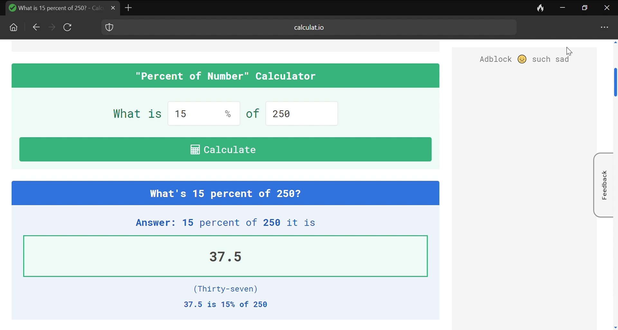 Image resolution: width=618 pixels, height=330 pixels. I want to click on of, so click(253, 114).